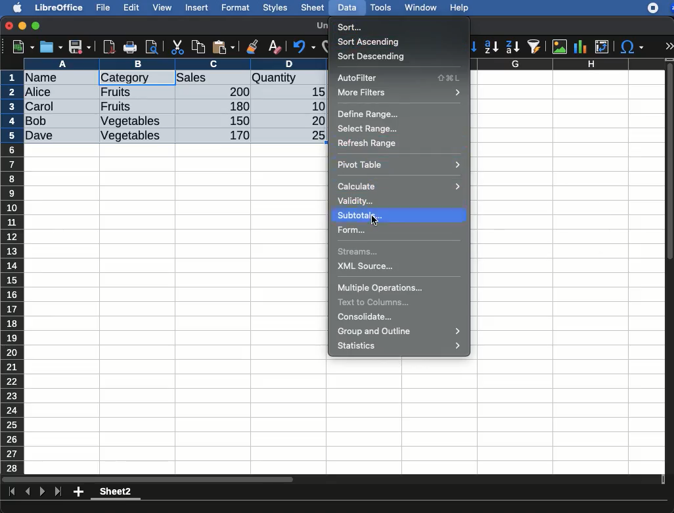 The width and height of the screenshot is (674, 513). I want to click on pivot table, so click(602, 47).